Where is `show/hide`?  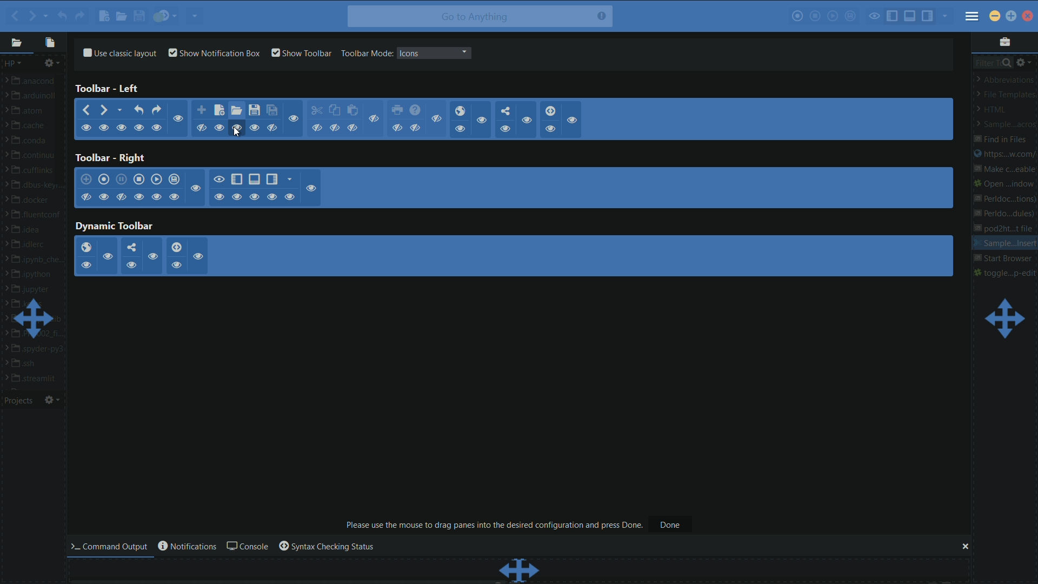 show/hide is located at coordinates (254, 127).